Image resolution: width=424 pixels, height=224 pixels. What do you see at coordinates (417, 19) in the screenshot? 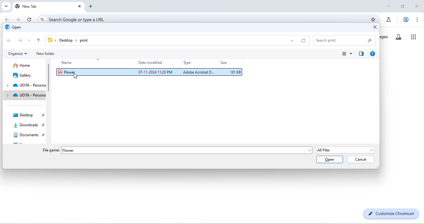
I see `customize and control chromium` at bounding box center [417, 19].